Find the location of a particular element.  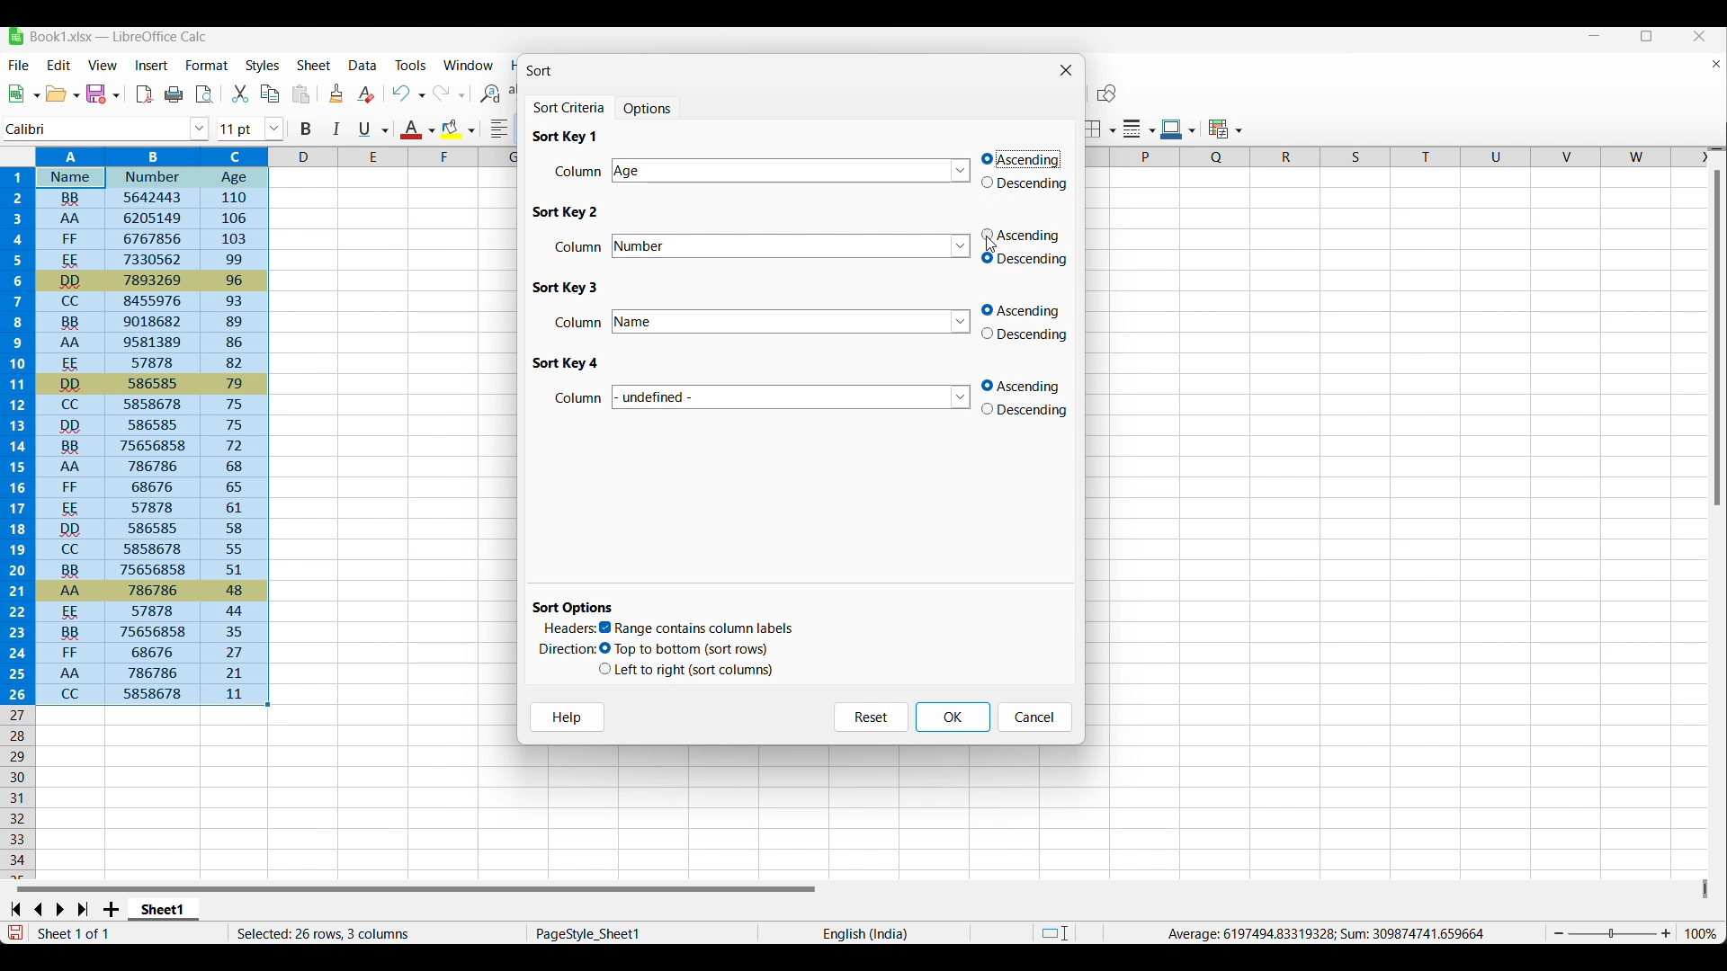

Current sheet out of total number of sheet in the workbook is located at coordinates (110, 933).